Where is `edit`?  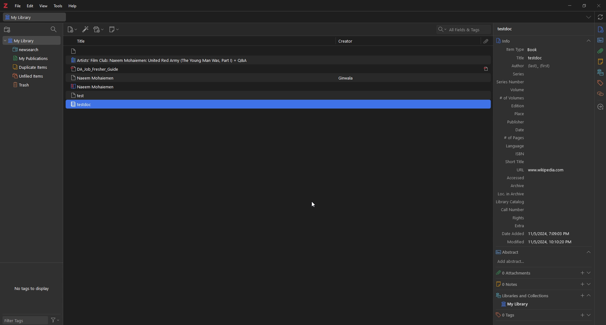
edit is located at coordinates (31, 6).